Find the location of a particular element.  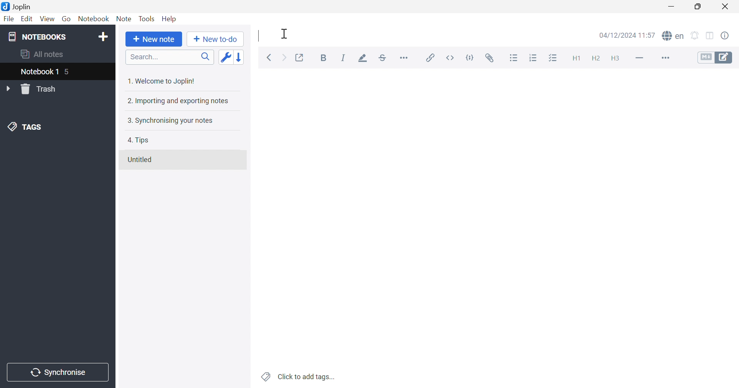

04/12/2024 11:57 is located at coordinates (627, 35).